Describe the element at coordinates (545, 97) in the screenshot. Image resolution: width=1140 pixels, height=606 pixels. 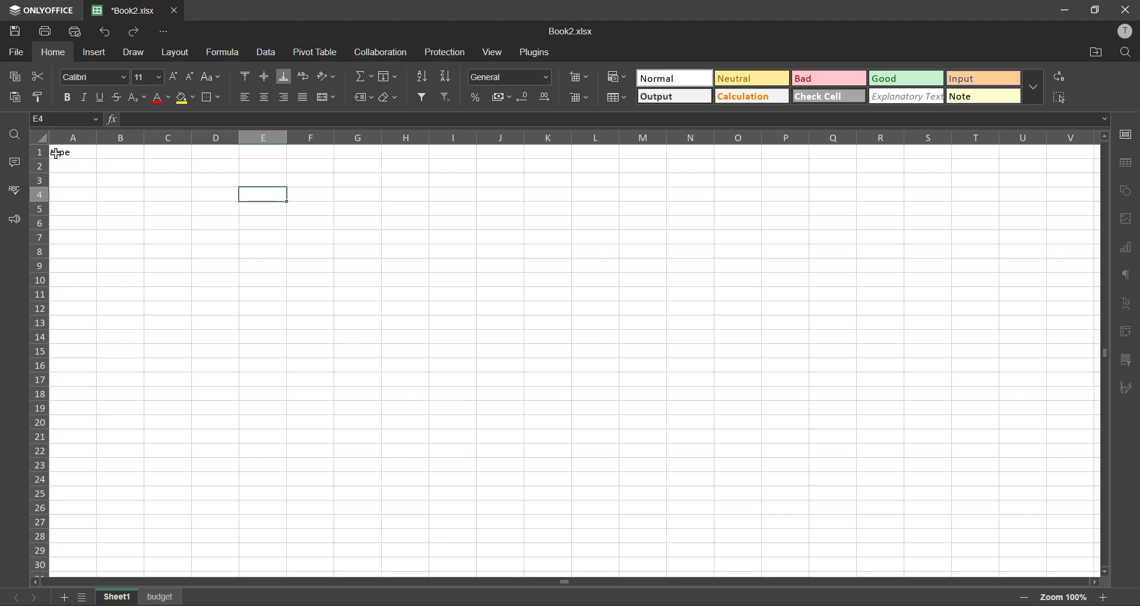
I see `increase decimal` at that location.